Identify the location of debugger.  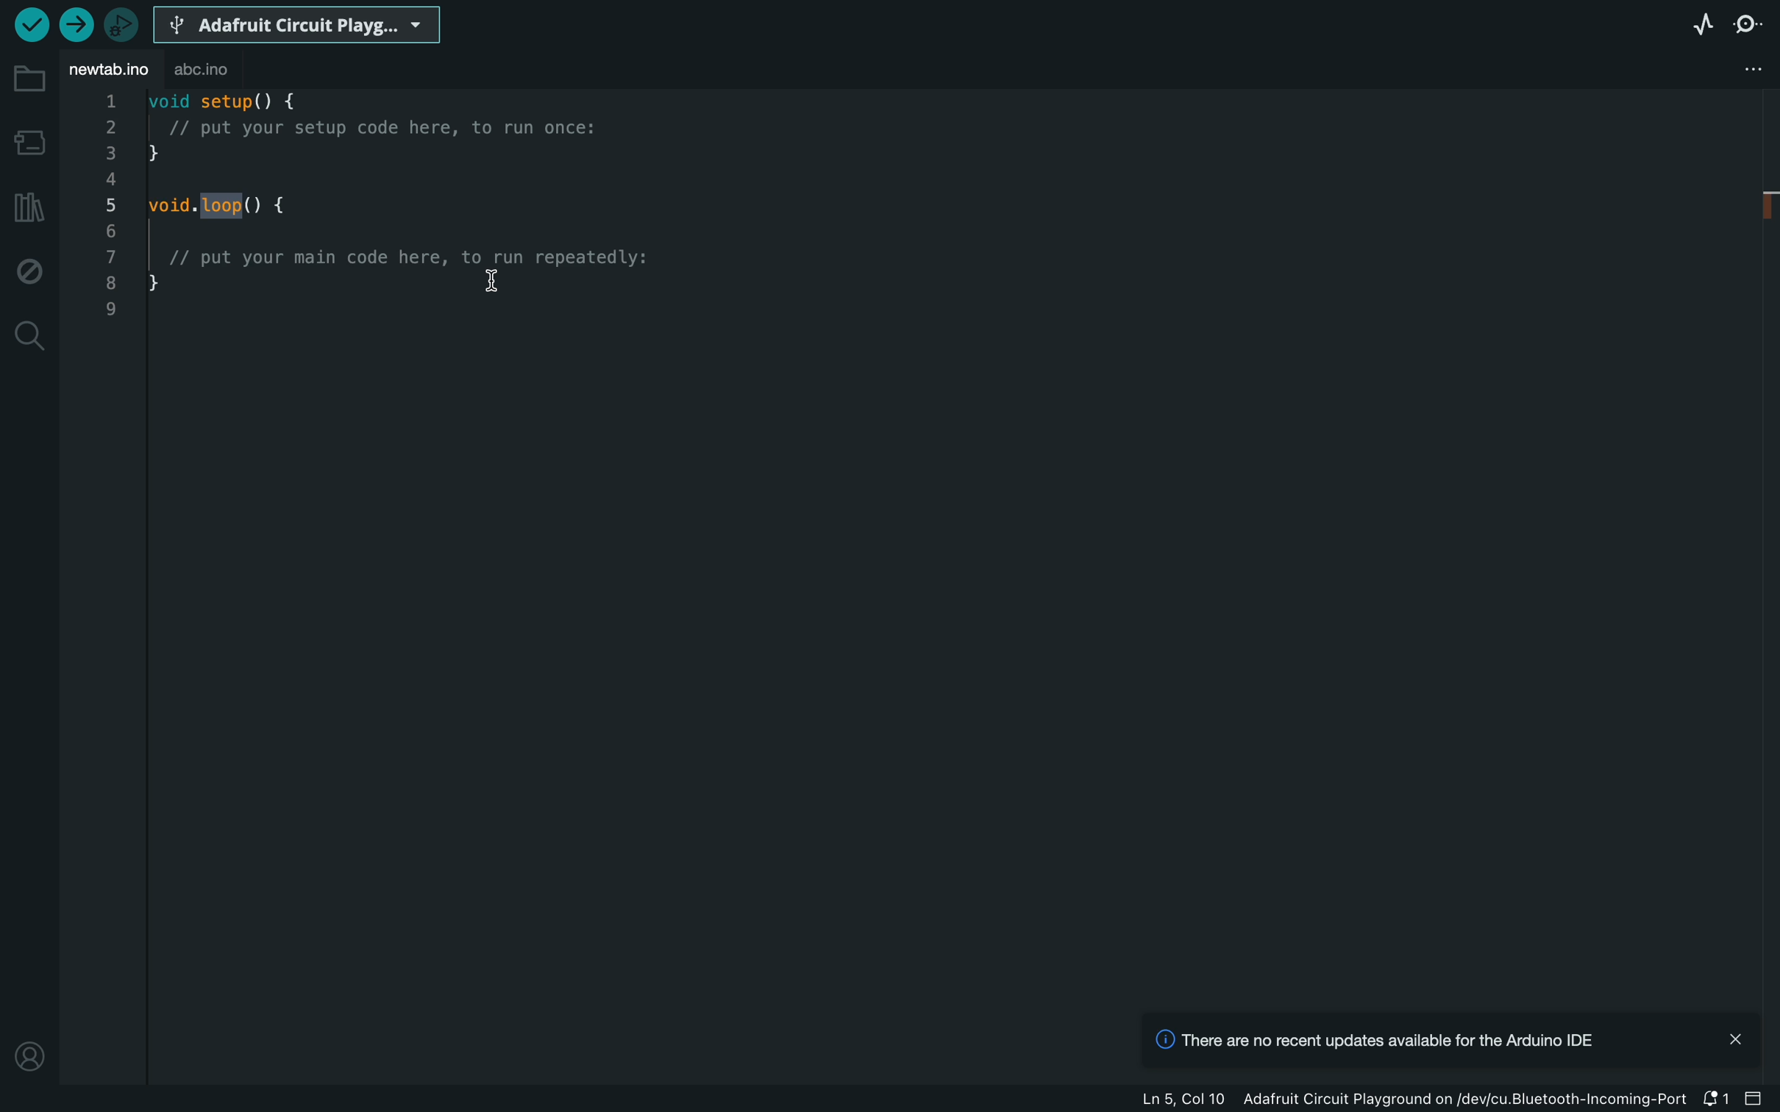
(121, 26).